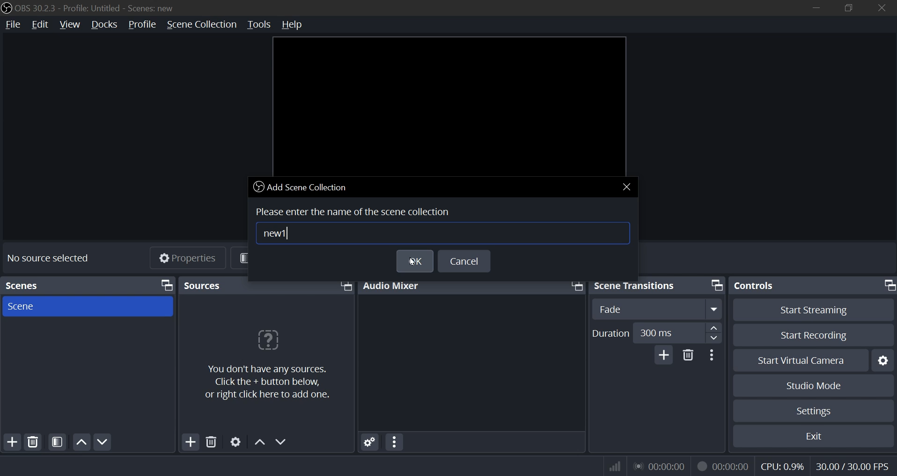 The height and width of the screenshot is (476, 897). What do you see at coordinates (714, 309) in the screenshot?
I see `expand` at bounding box center [714, 309].